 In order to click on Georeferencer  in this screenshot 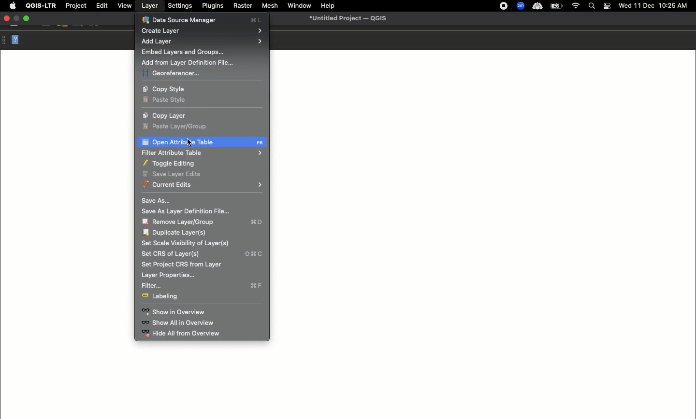, I will do `click(171, 74)`.